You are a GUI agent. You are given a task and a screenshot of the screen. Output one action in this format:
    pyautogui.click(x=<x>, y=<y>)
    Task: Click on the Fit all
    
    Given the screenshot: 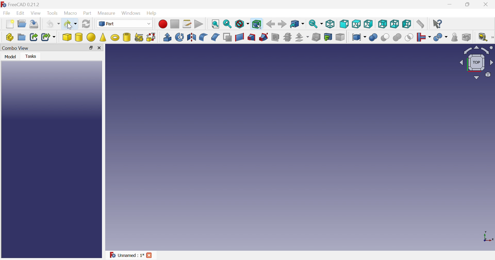 What is the action you would take?
    pyautogui.click(x=214, y=24)
    